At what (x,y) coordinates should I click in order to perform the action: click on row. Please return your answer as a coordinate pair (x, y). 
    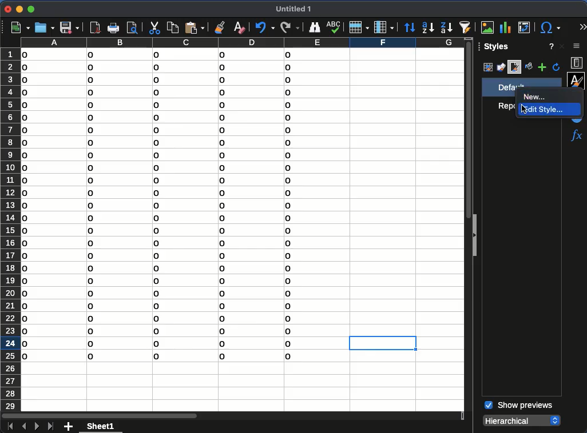
    Looking at the image, I should click on (359, 27).